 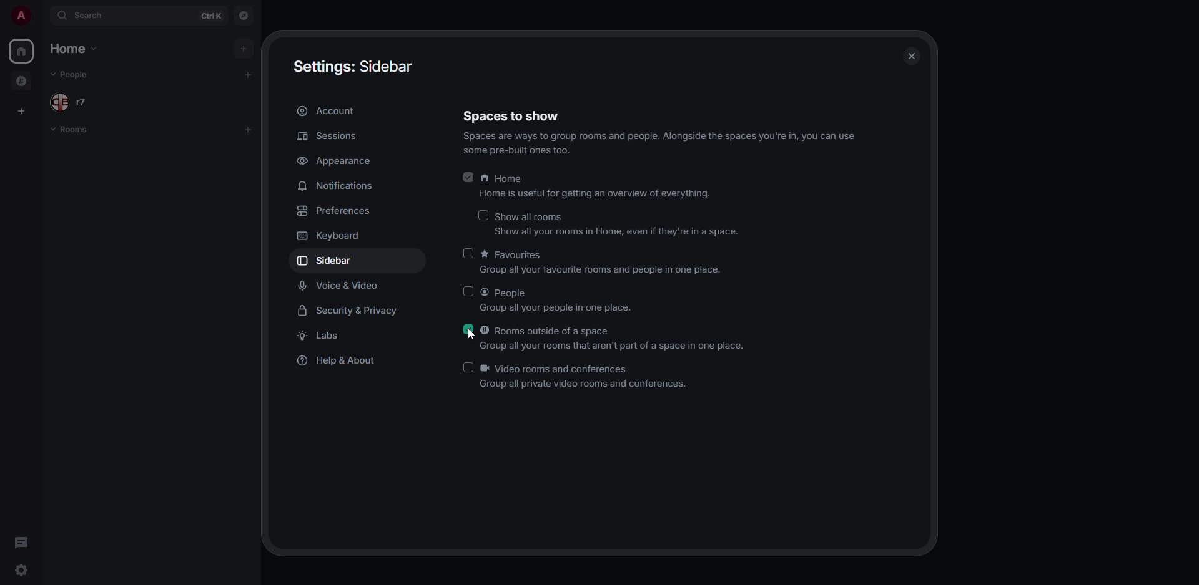 What do you see at coordinates (328, 110) in the screenshot?
I see `account` at bounding box center [328, 110].